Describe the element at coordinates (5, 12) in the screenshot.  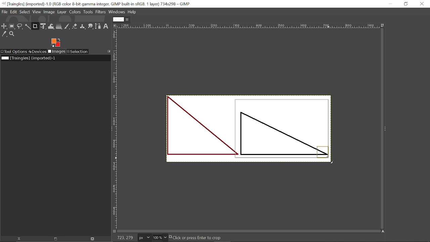
I see `File` at that location.